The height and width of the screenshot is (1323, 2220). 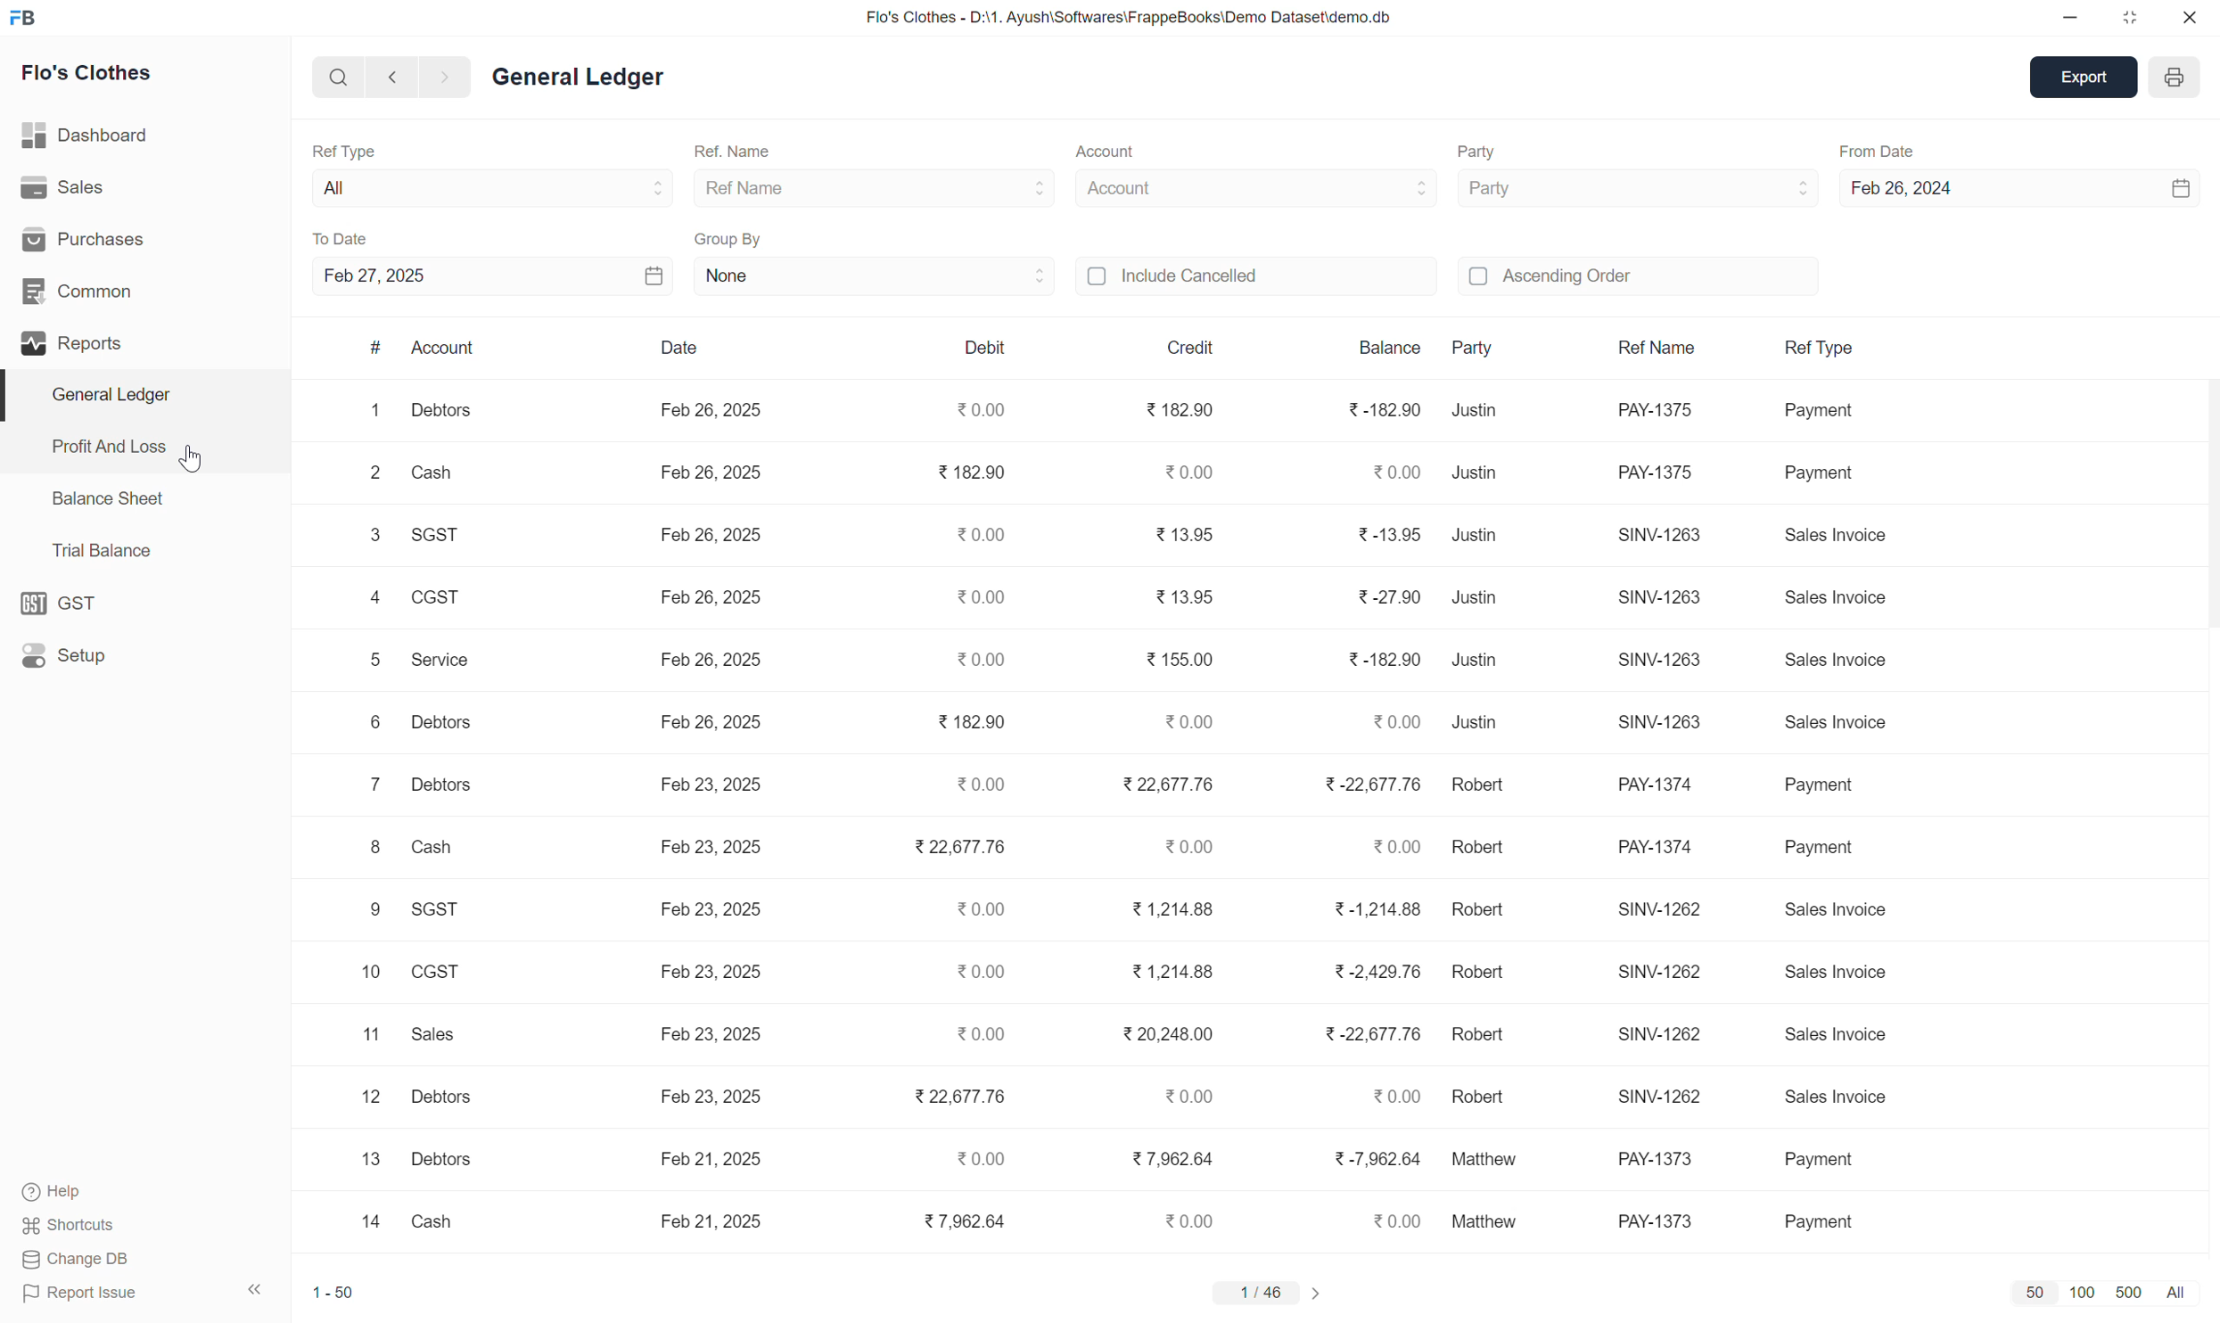 What do you see at coordinates (1375, 1161) in the screenshot?
I see `₹-7,962.64` at bounding box center [1375, 1161].